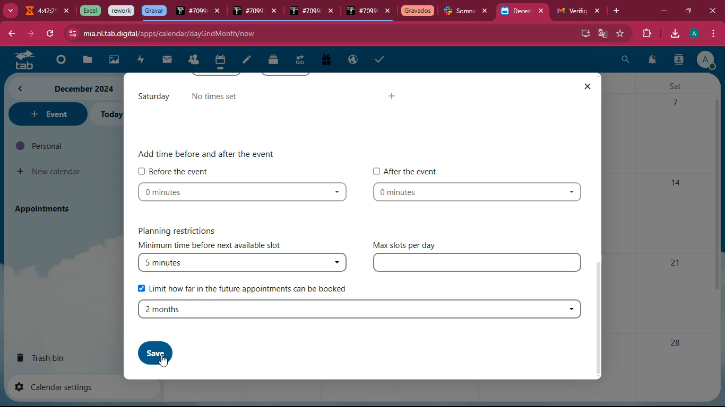 This screenshot has height=407, width=725. Describe the element at coordinates (598, 11) in the screenshot. I see `close` at that location.